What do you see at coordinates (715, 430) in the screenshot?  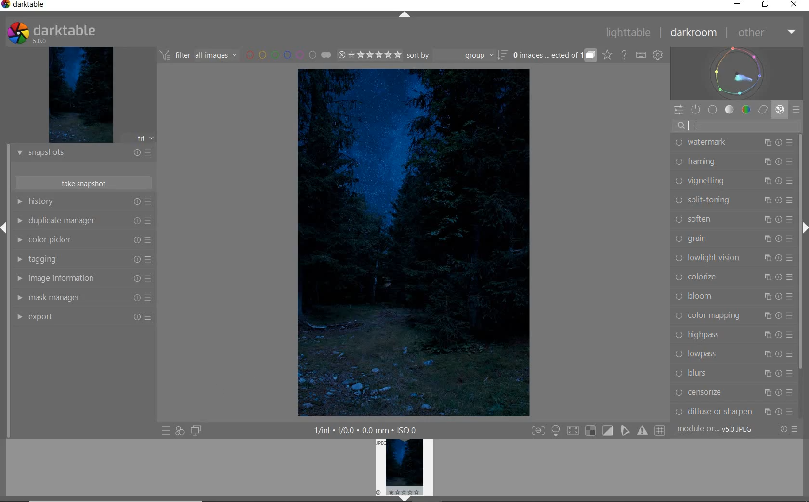 I see `MODULE...v5.0 JPEG` at bounding box center [715, 430].